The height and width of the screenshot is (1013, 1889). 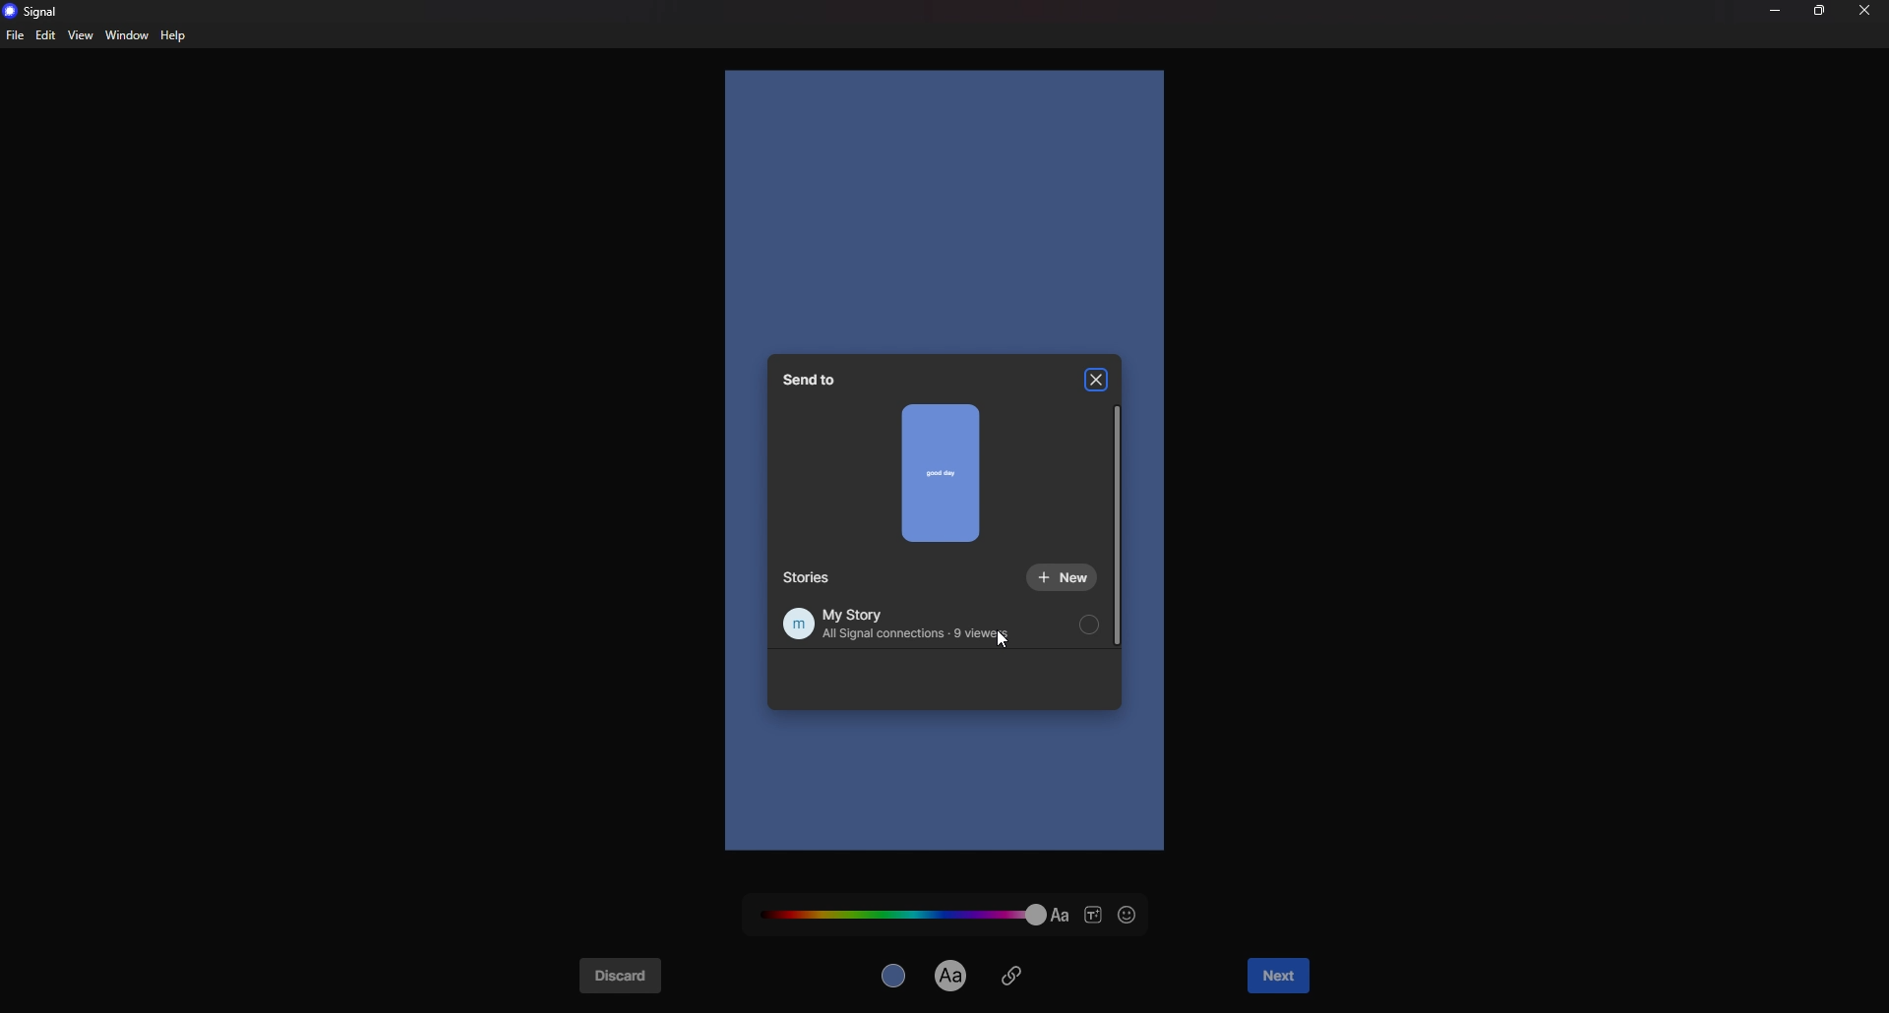 I want to click on text style, so click(x=1094, y=916).